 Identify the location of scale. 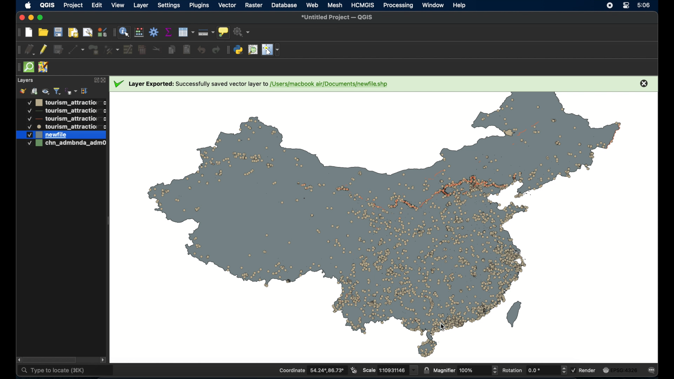
(390, 370).